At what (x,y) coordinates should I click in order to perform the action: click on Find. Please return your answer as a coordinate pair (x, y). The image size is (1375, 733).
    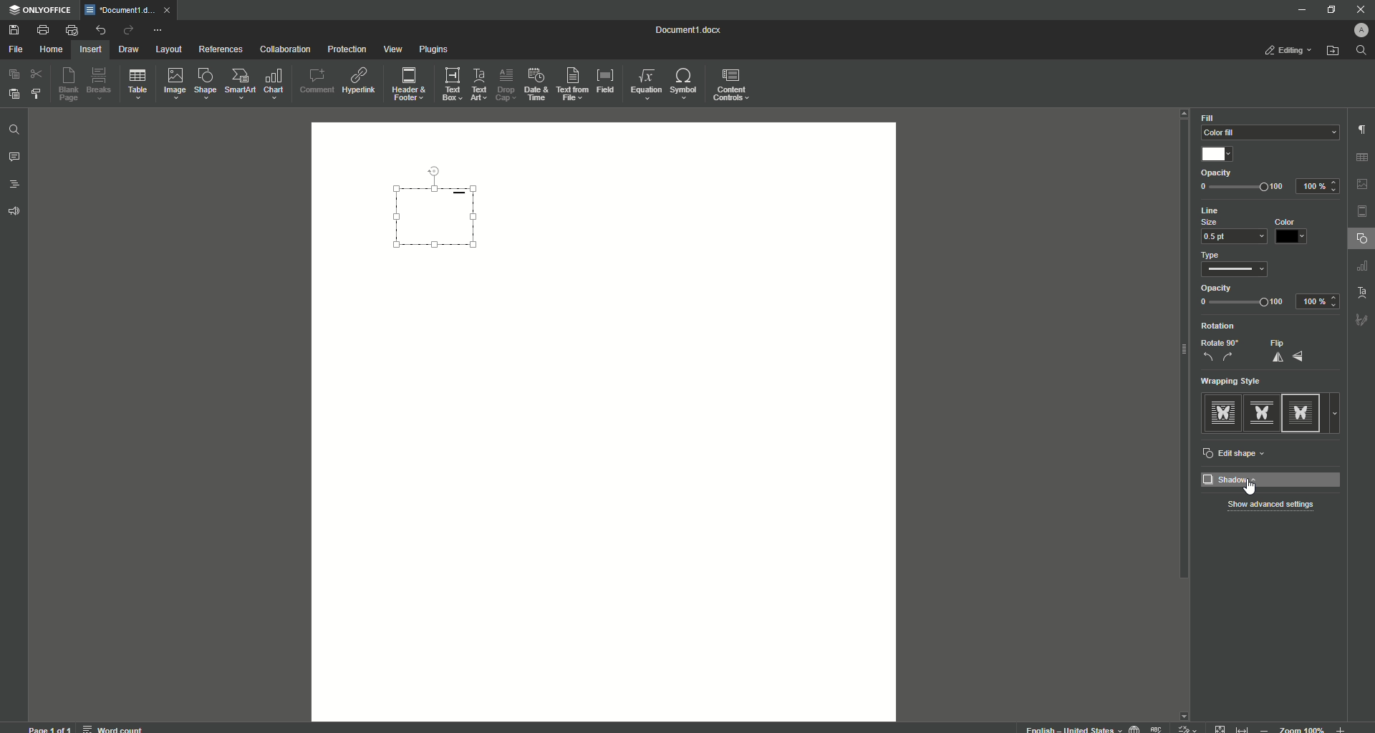
    Looking at the image, I should click on (14, 131).